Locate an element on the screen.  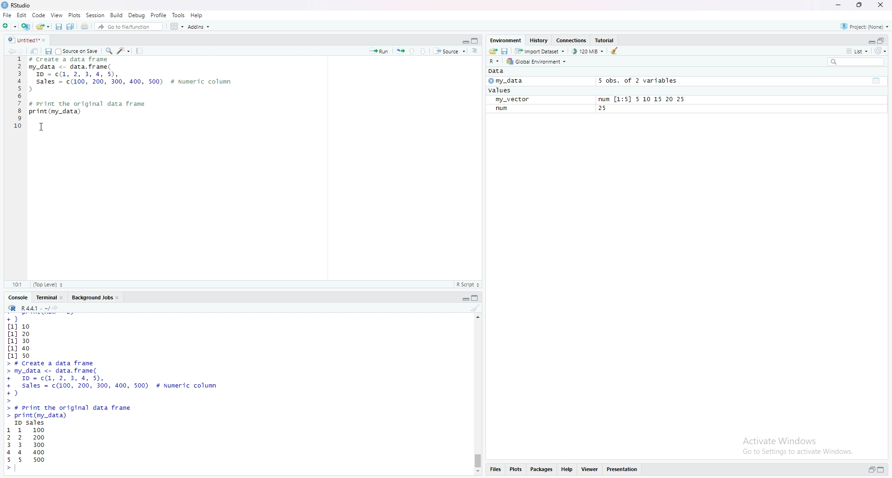
prompt cursor is located at coordinates (6, 471).